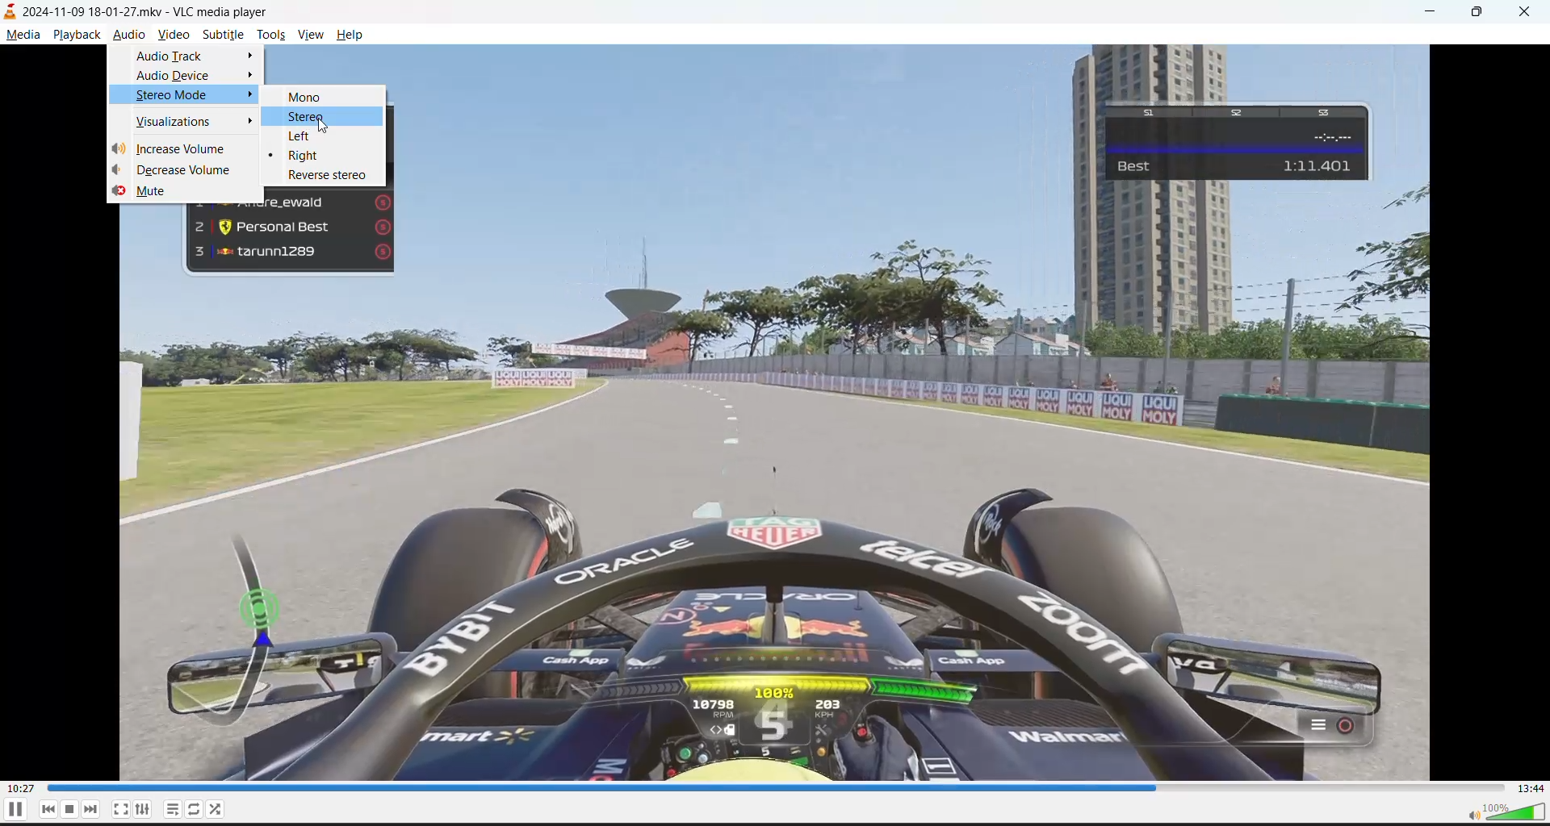 Image resolution: width=1550 pixels, height=826 pixels. Describe the element at coordinates (178, 77) in the screenshot. I see `audio device` at that location.